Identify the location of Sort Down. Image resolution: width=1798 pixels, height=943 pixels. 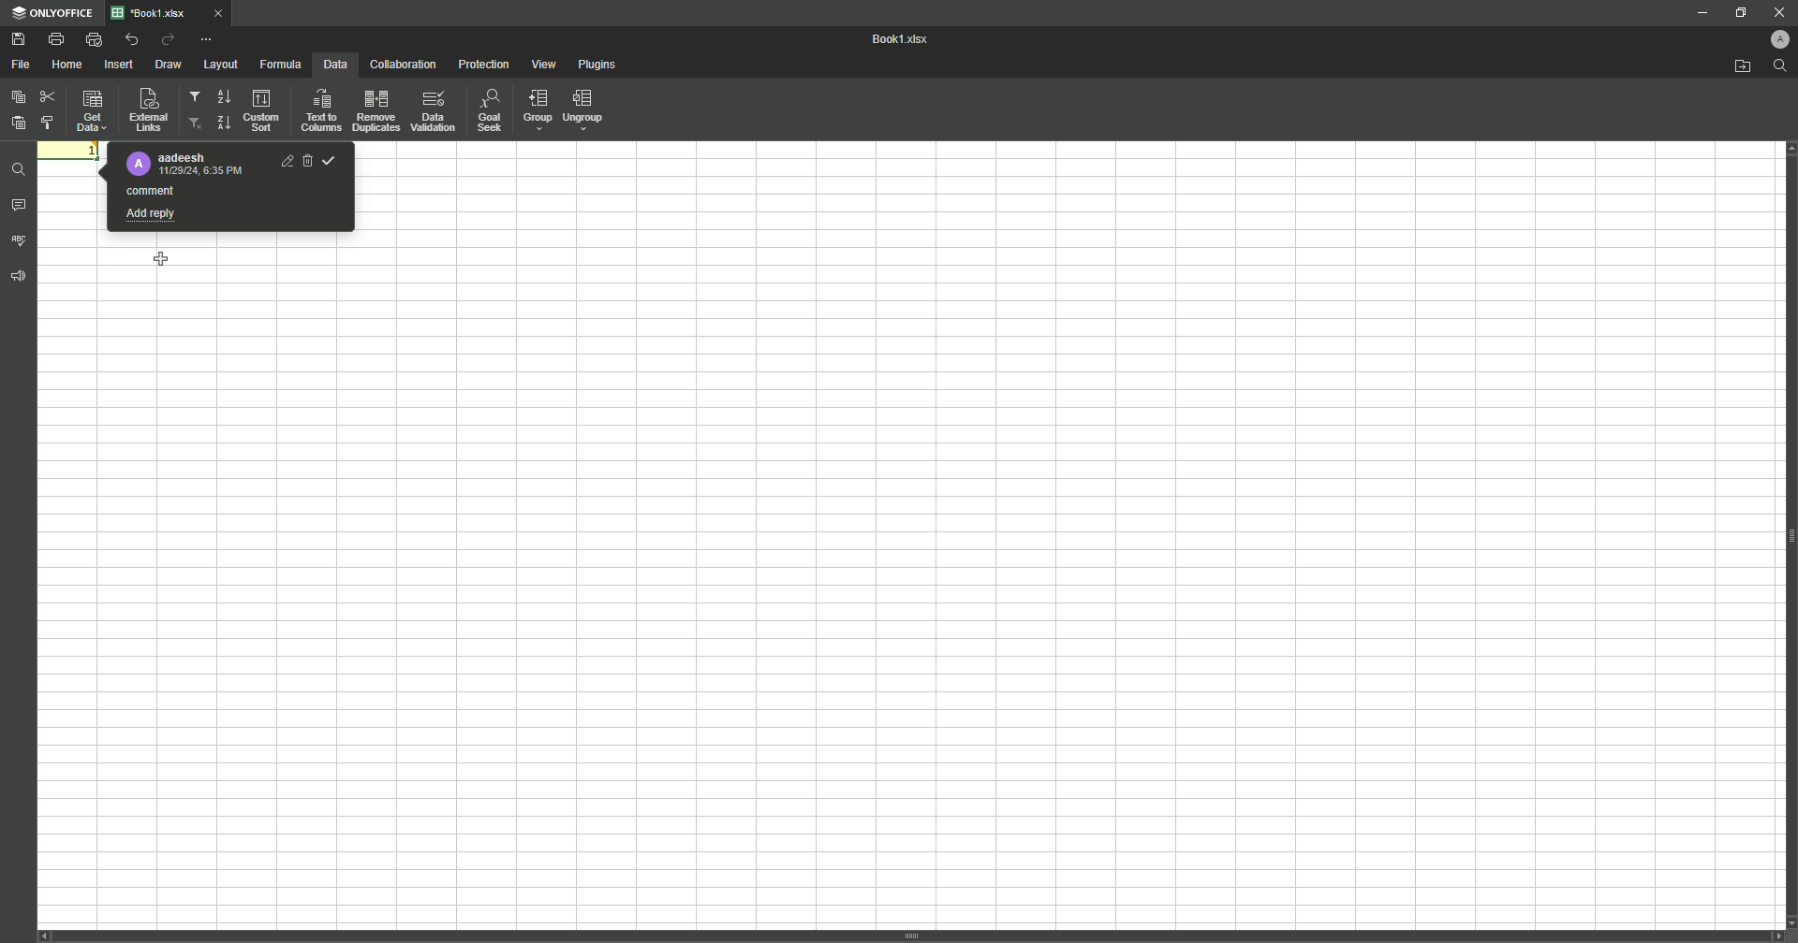
(224, 96).